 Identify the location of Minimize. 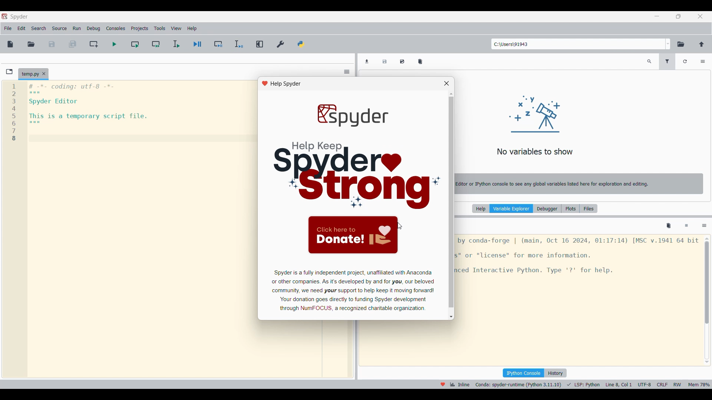
(657, 16).